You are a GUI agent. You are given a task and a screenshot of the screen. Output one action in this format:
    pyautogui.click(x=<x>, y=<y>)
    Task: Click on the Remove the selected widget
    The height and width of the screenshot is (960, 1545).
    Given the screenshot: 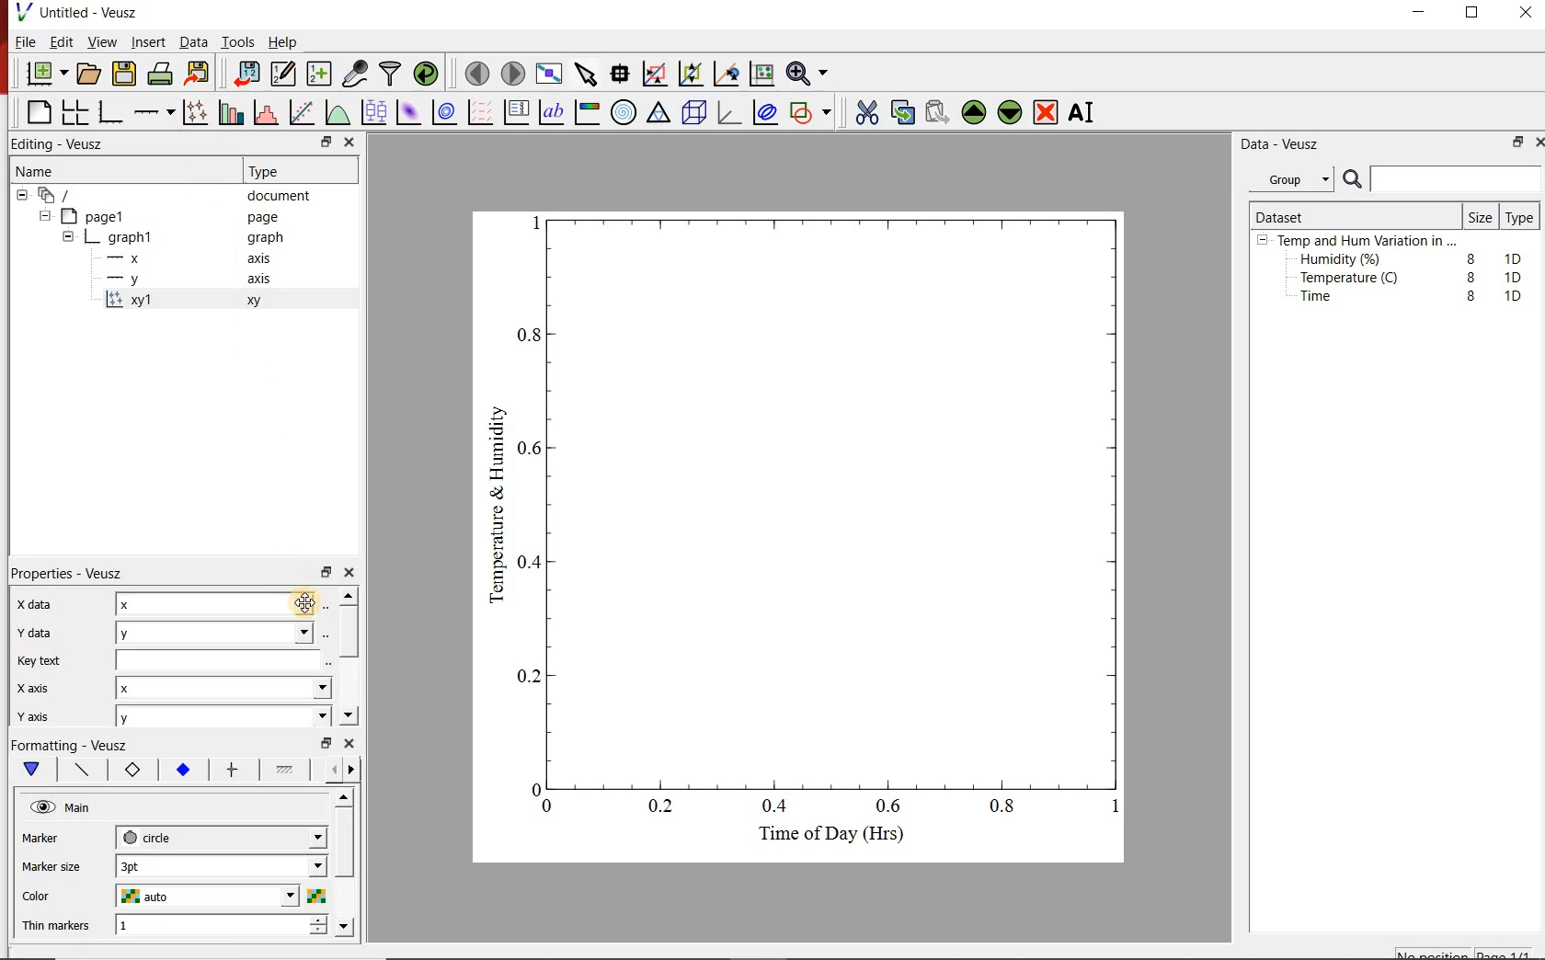 What is the action you would take?
    pyautogui.click(x=1047, y=112)
    